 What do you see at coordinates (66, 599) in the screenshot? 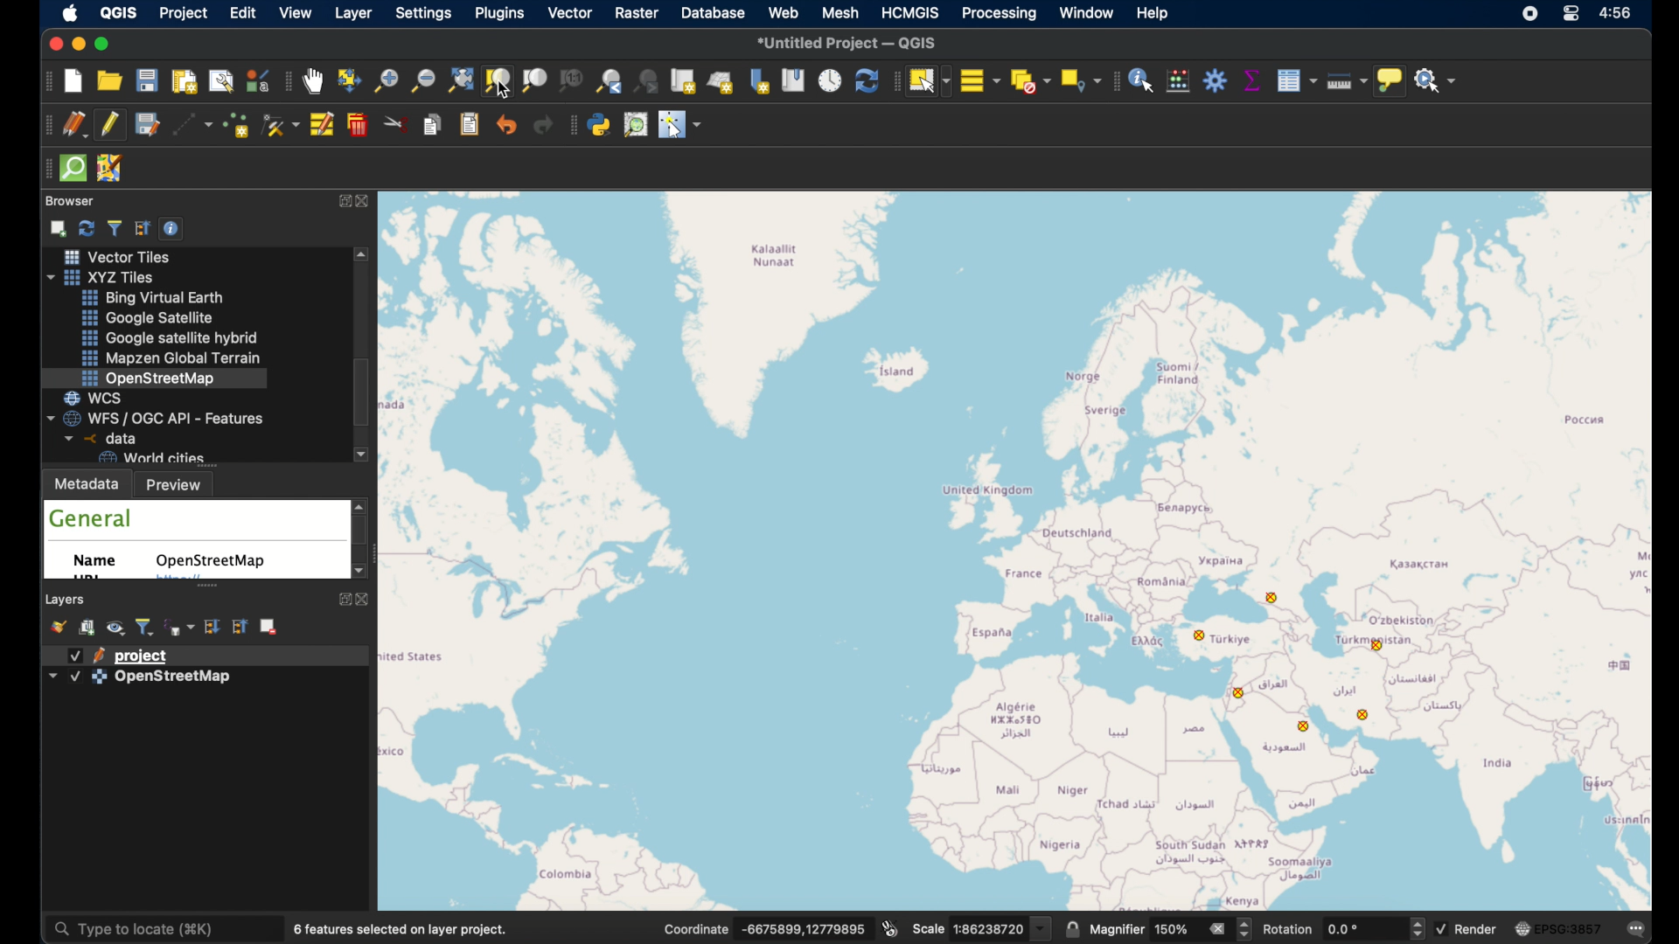
I see `layers` at bounding box center [66, 599].